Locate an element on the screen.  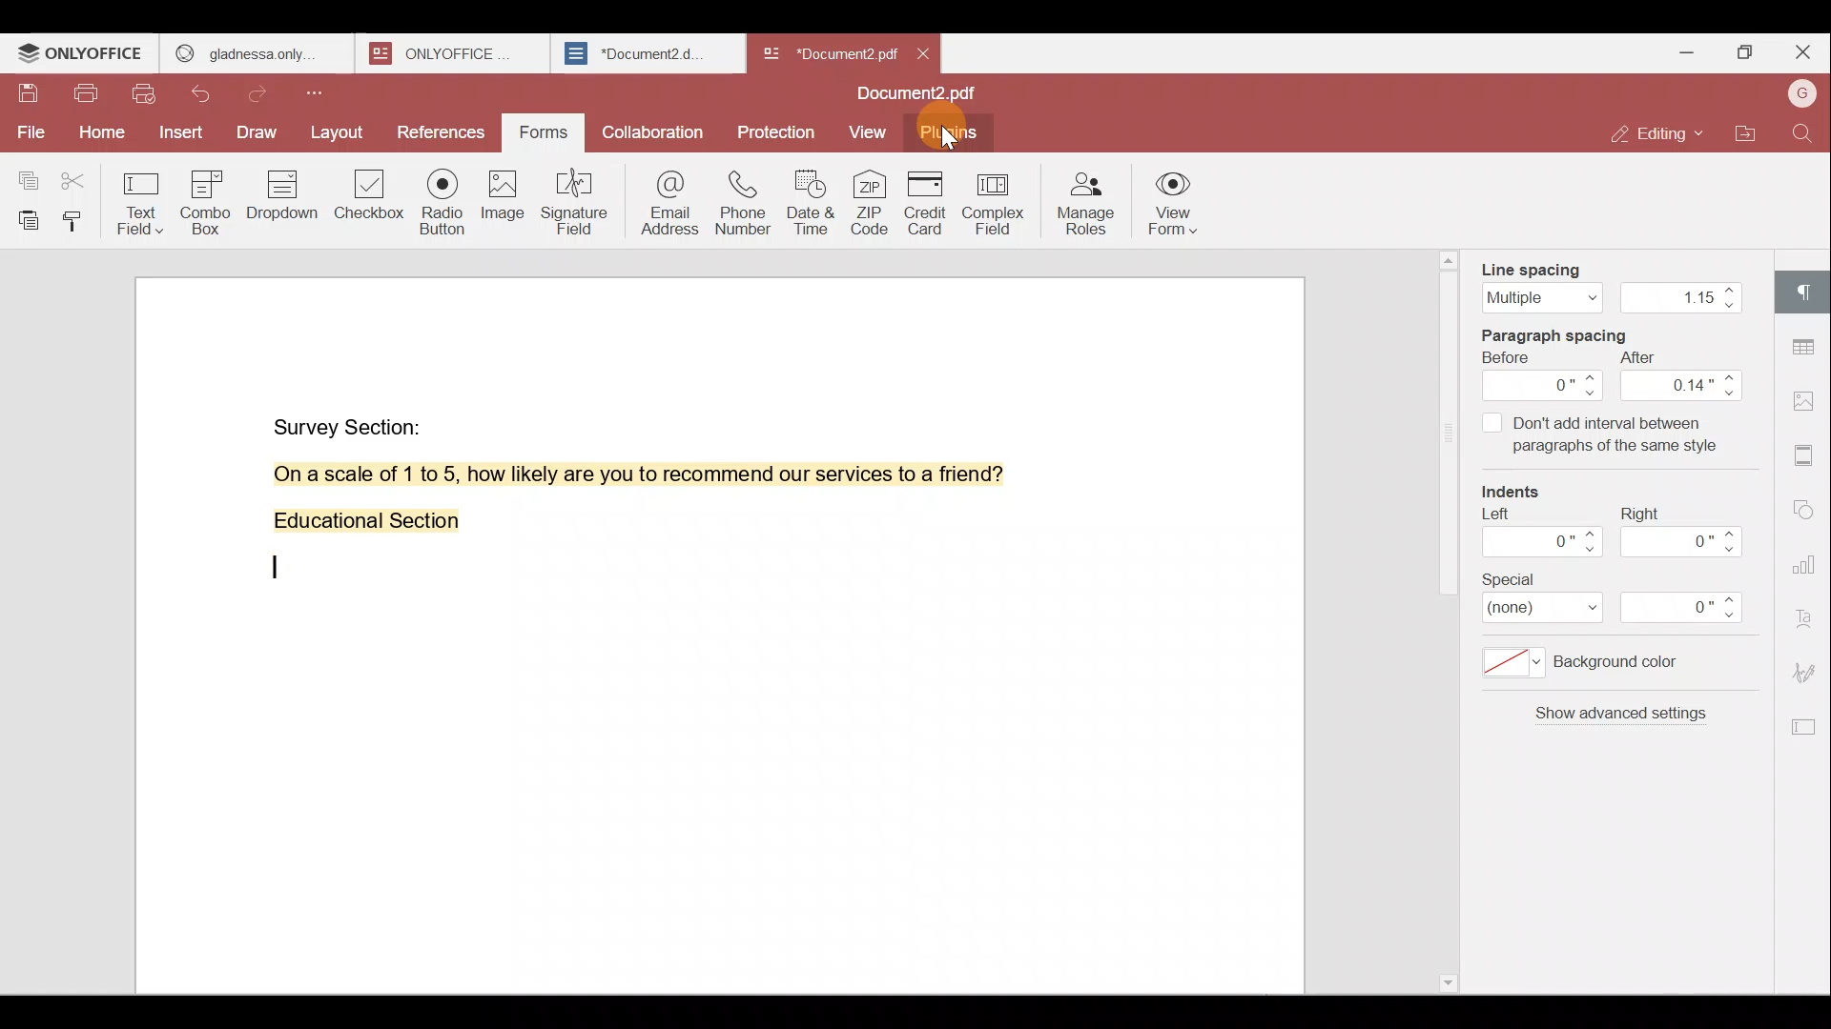
Signature field is located at coordinates (571, 201).